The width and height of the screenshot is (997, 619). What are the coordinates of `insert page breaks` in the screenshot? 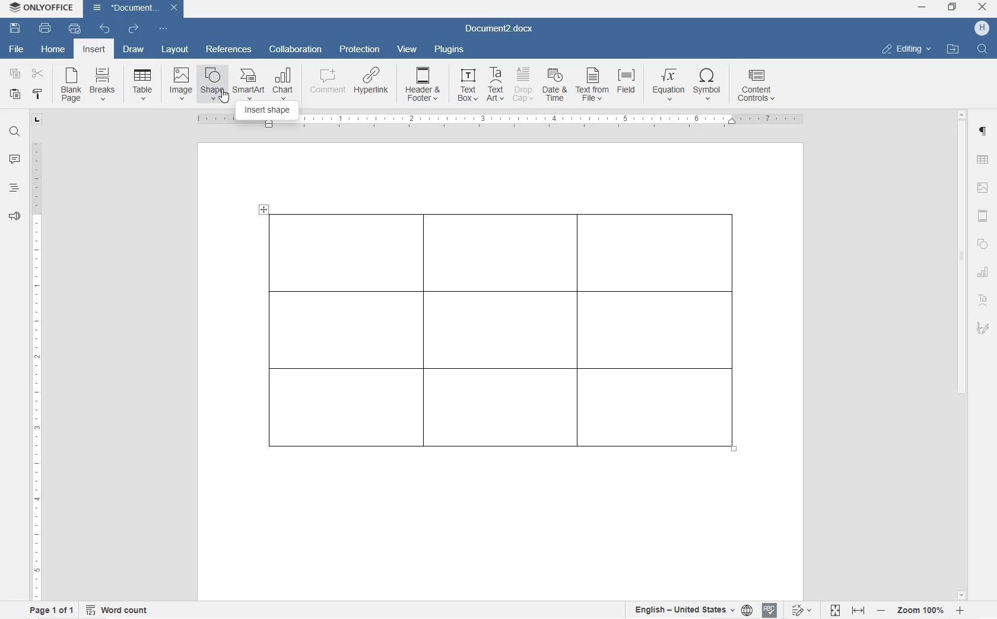 It's located at (104, 85).